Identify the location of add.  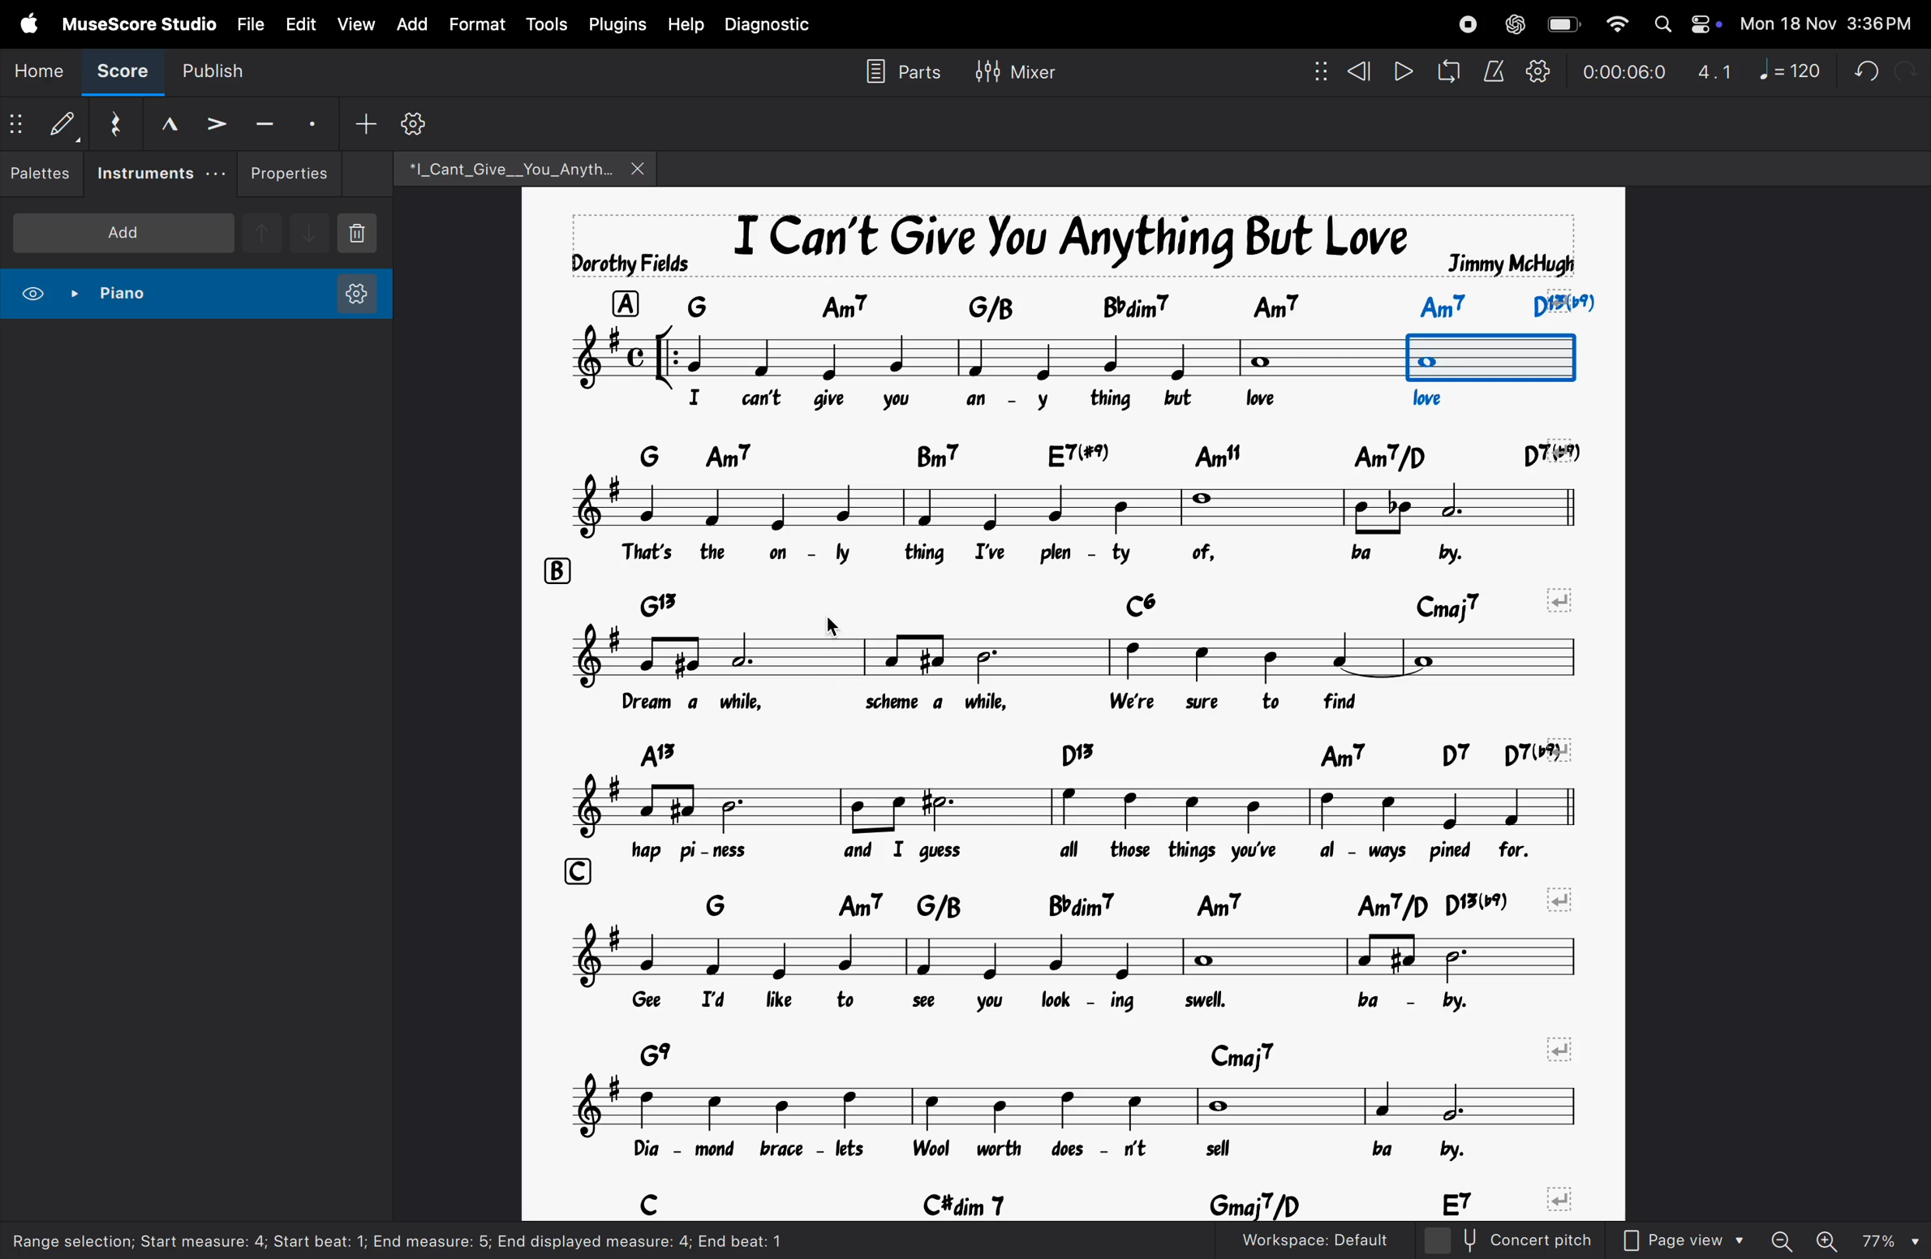
(359, 127).